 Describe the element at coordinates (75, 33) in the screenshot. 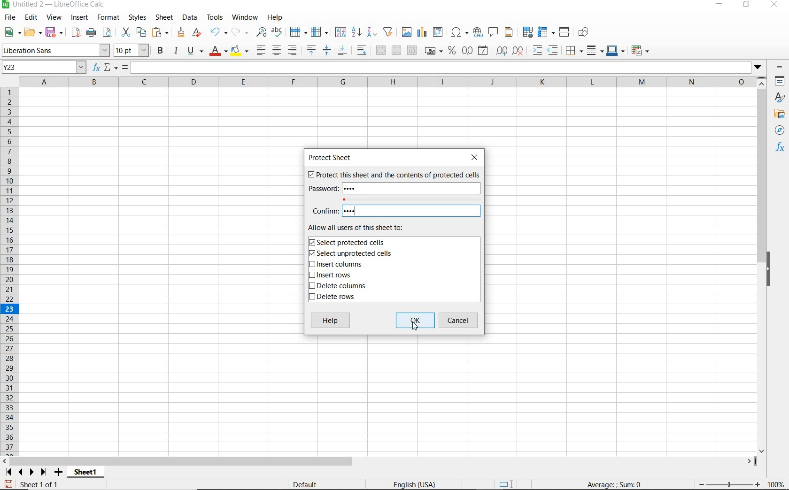

I see `EXPORT DIRECTLY AS PDF` at that location.